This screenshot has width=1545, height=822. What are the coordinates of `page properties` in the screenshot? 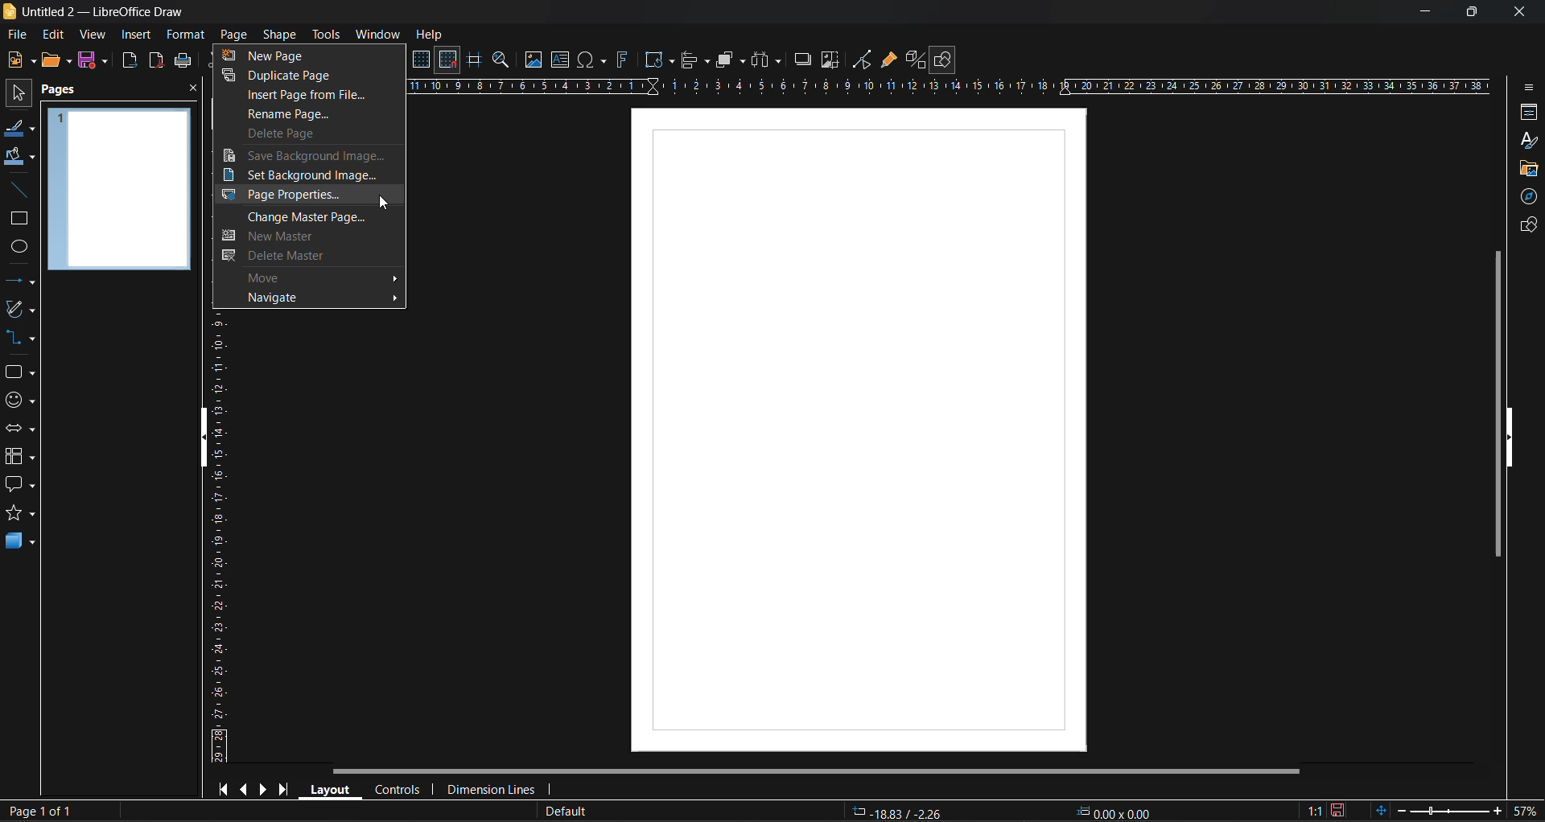 It's located at (293, 194).